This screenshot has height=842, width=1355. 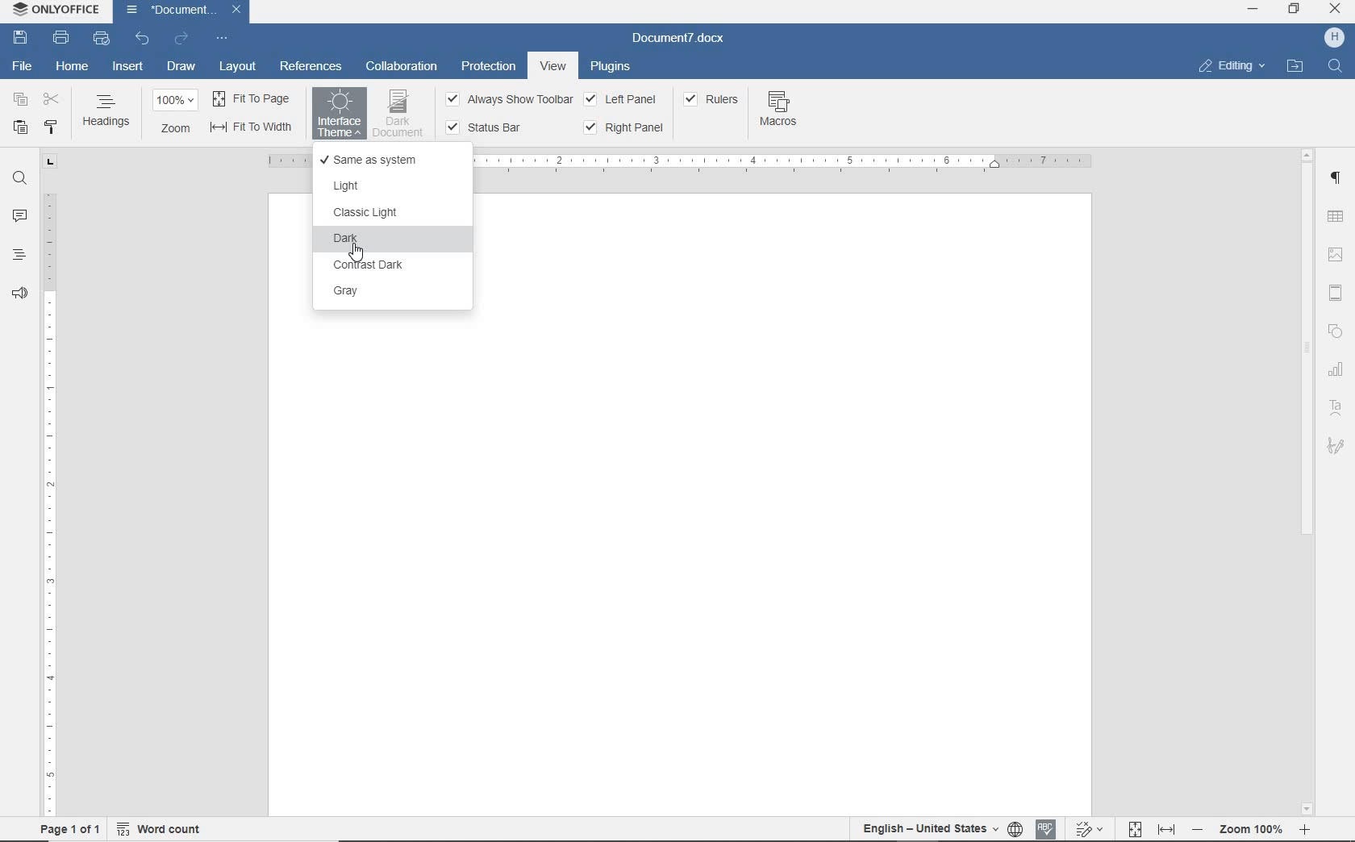 What do you see at coordinates (398, 113) in the screenshot?
I see `DARK DOCUMENT` at bounding box center [398, 113].